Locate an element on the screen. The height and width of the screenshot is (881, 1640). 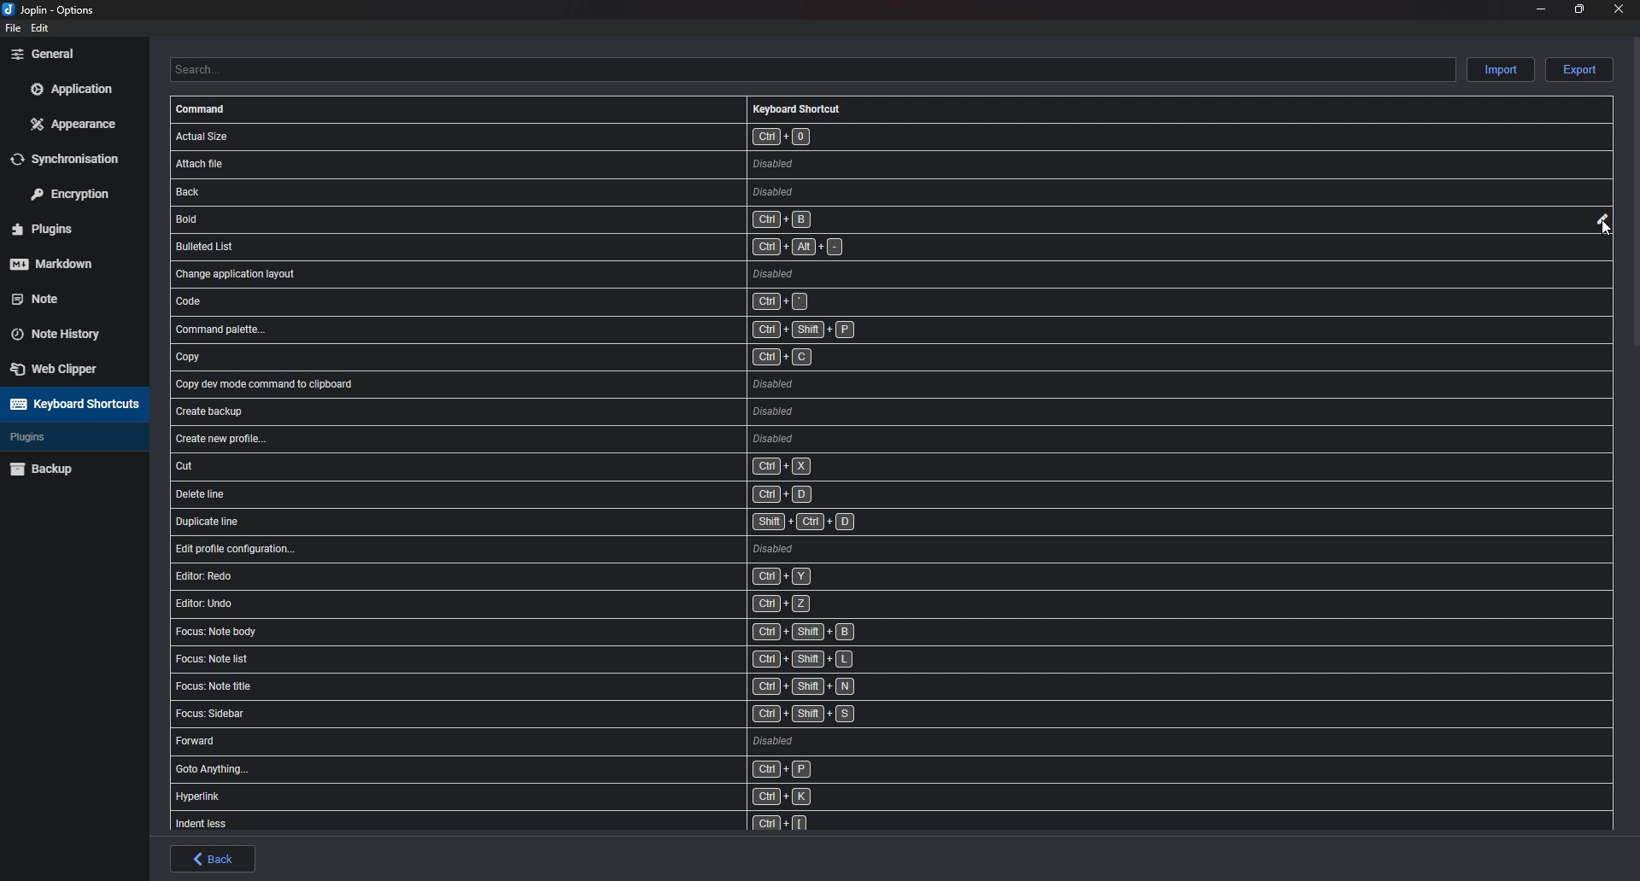
shortcut is located at coordinates (569, 604).